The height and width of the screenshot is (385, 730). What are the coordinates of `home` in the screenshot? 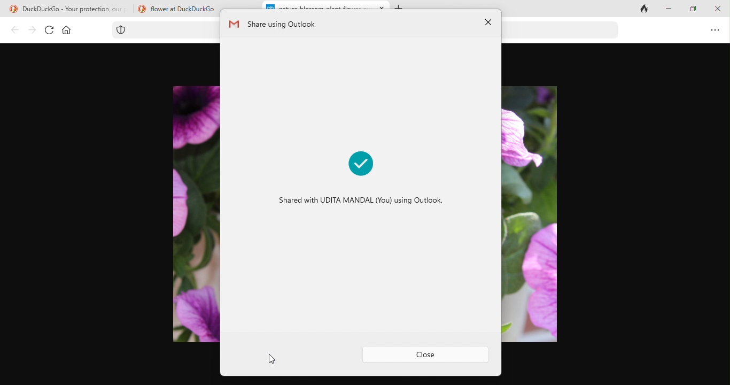 It's located at (67, 30).